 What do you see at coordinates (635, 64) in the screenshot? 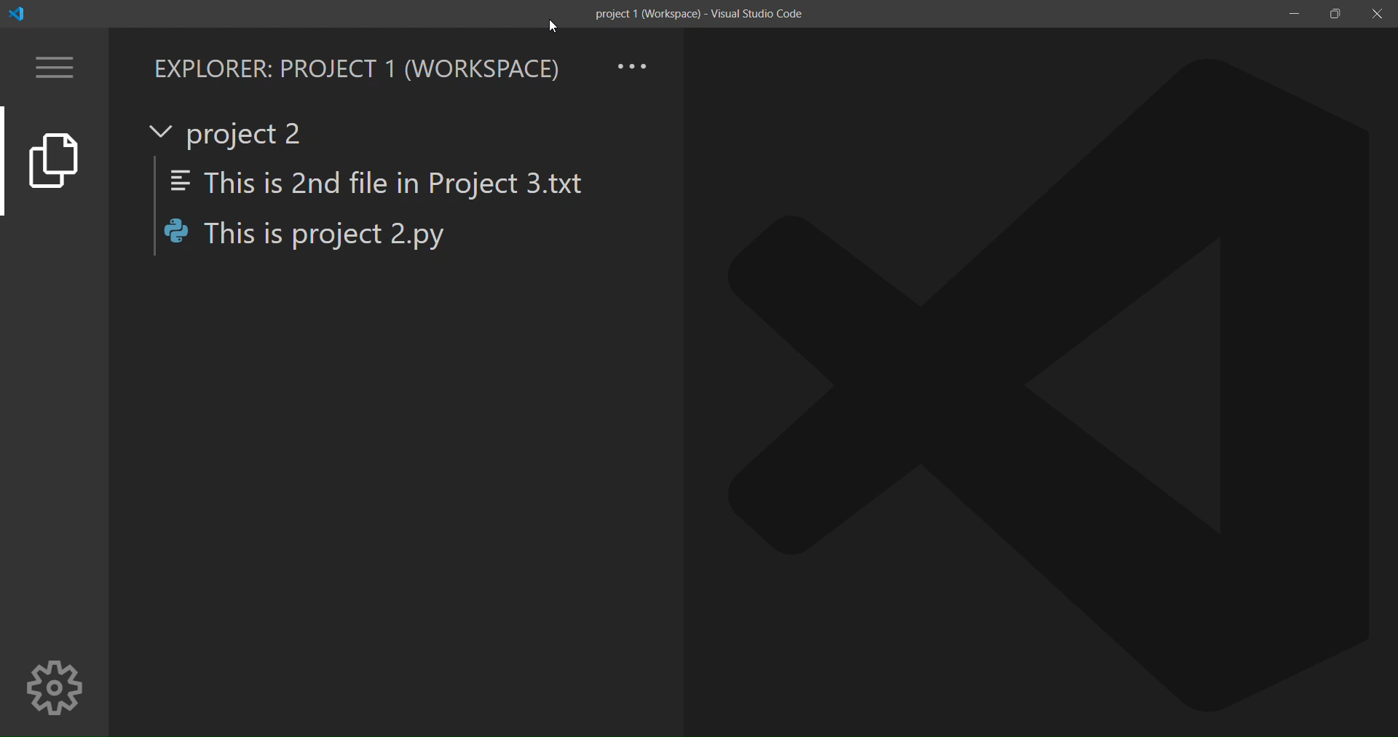
I see `view and more actions` at bounding box center [635, 64].